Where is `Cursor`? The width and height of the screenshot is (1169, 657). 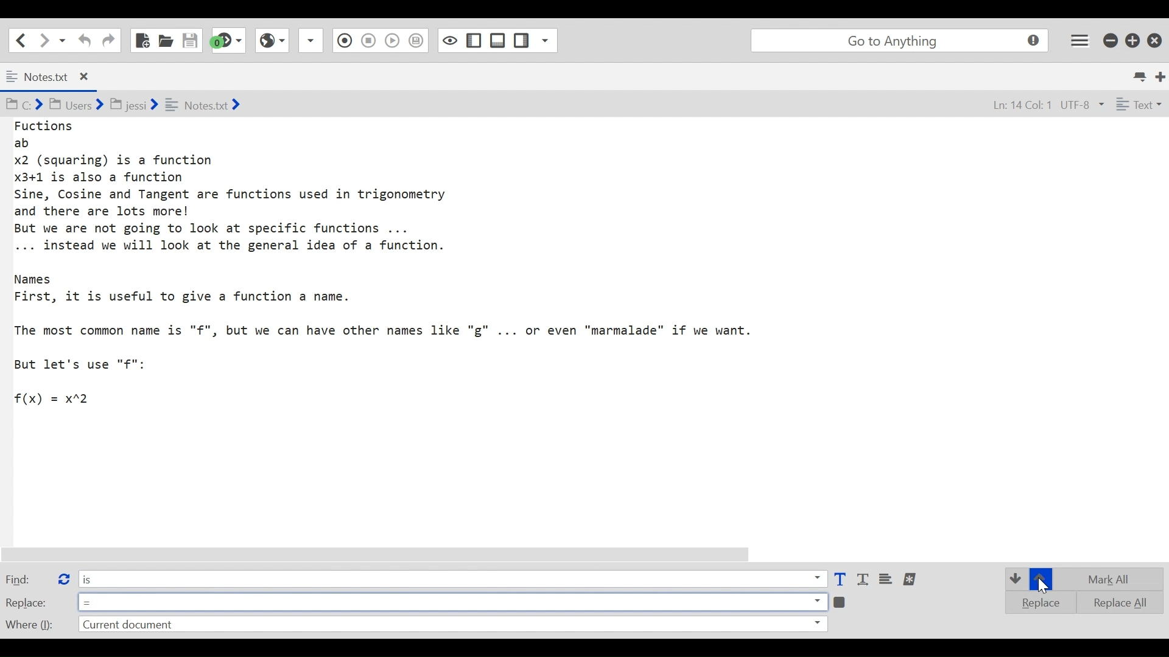 Cursor is located at coordinates (1043, 587).